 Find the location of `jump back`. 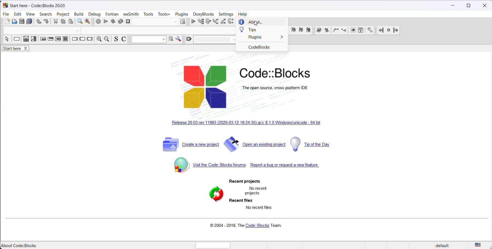

jump back is located at coordinates (382, 30).